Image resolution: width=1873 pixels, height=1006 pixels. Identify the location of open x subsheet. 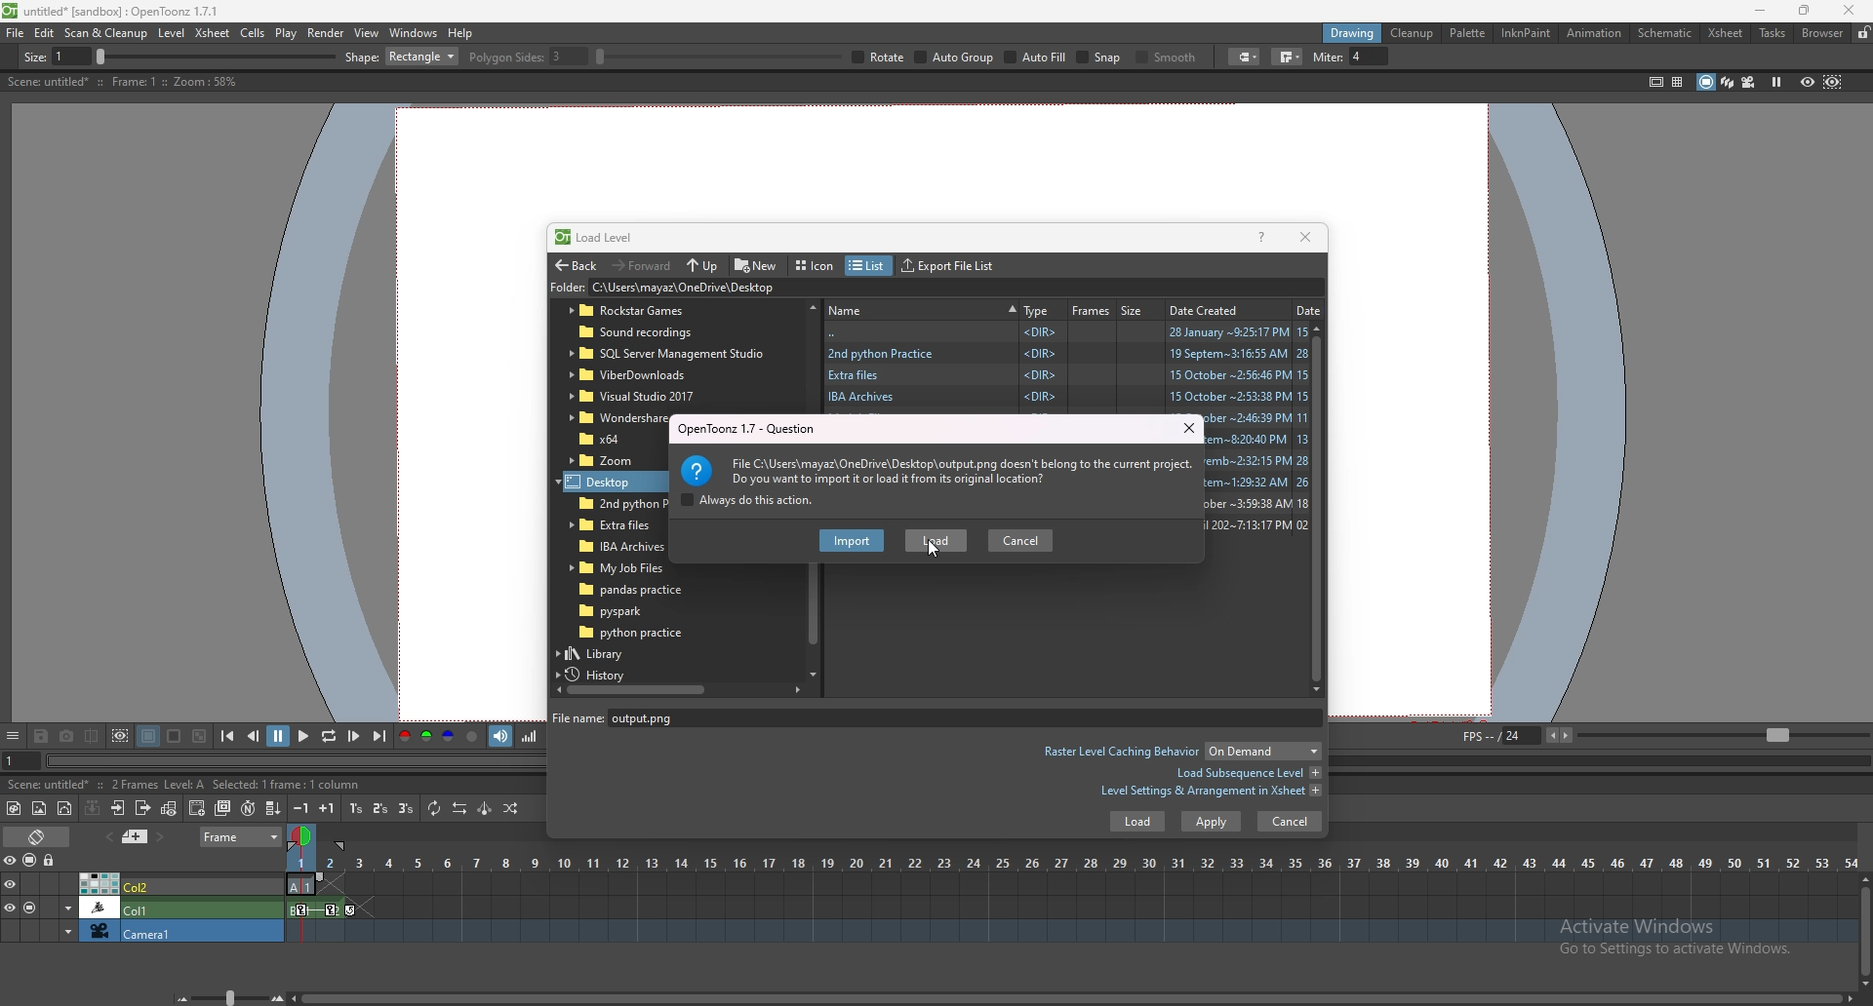
(118, 808).